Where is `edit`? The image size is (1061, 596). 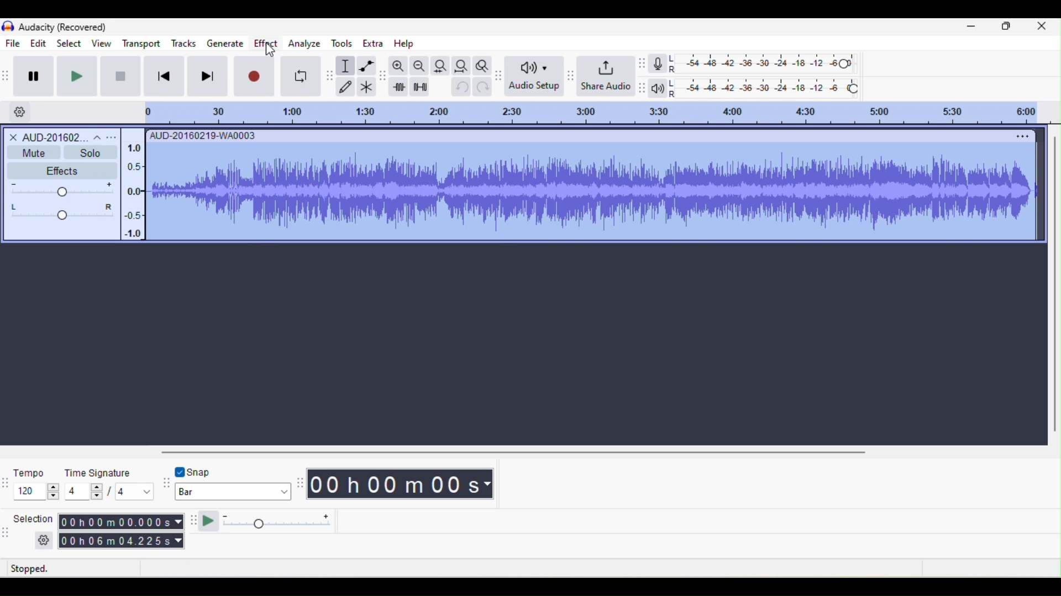 edit is located at coordinates (35, 44).